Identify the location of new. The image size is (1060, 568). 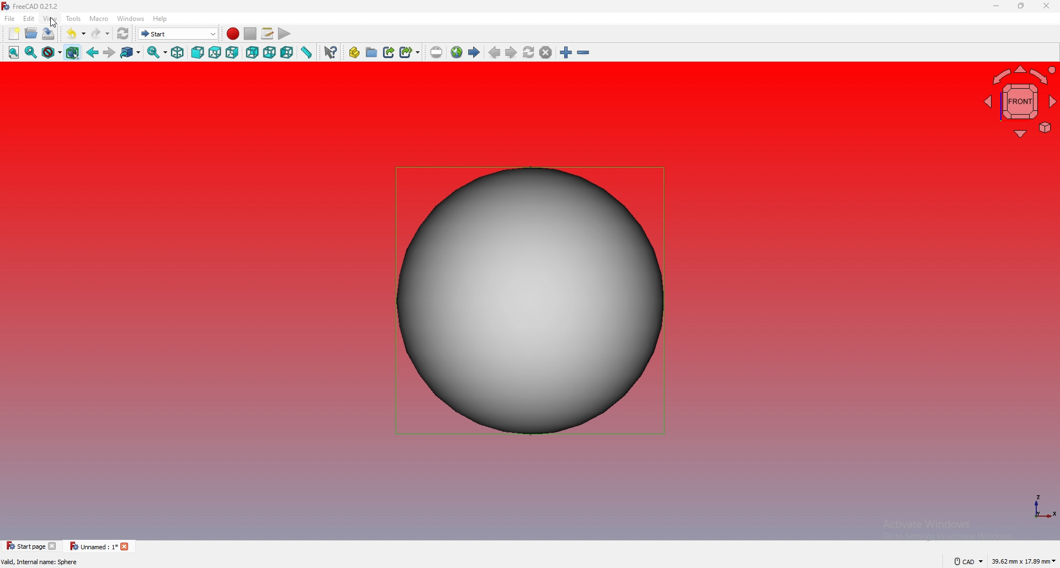
(13, 34).